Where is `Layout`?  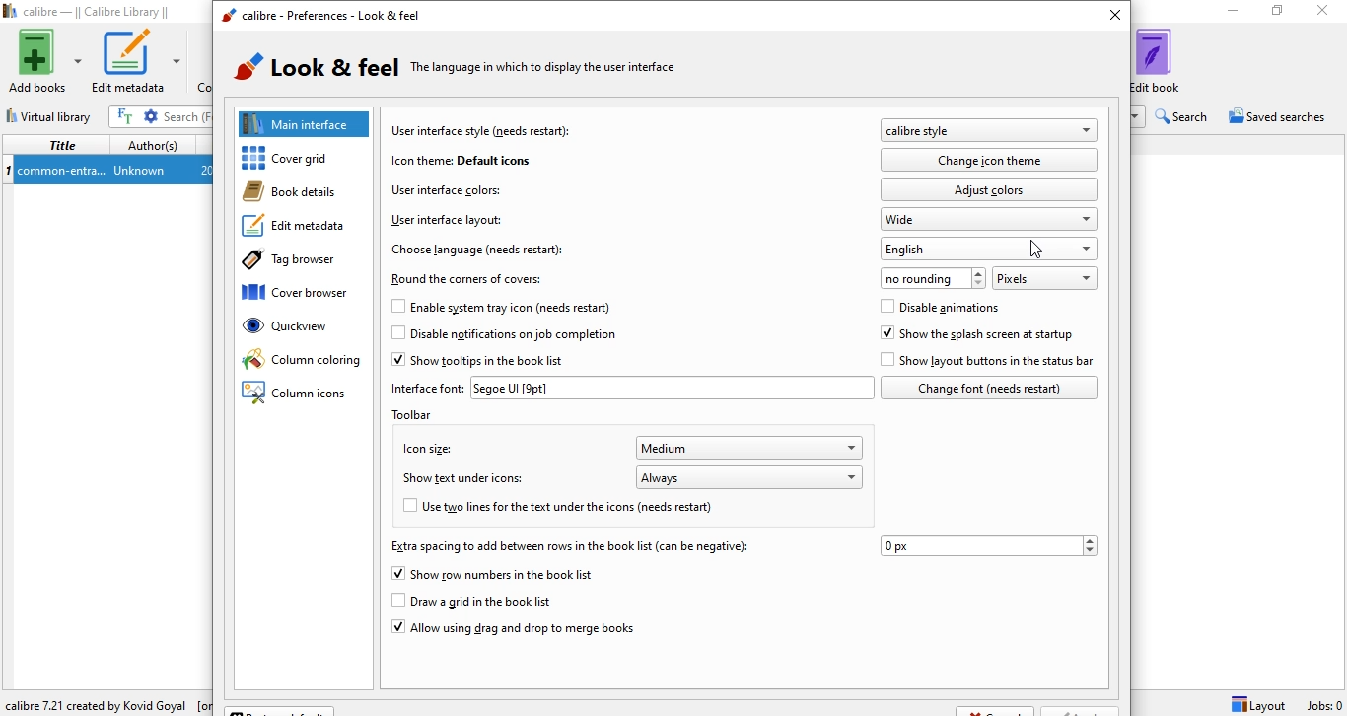 Layout is located at coordinates (1258, 704).